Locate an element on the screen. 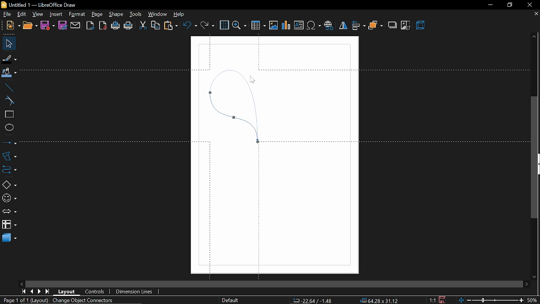  move down is located at coordinates (535, 276).